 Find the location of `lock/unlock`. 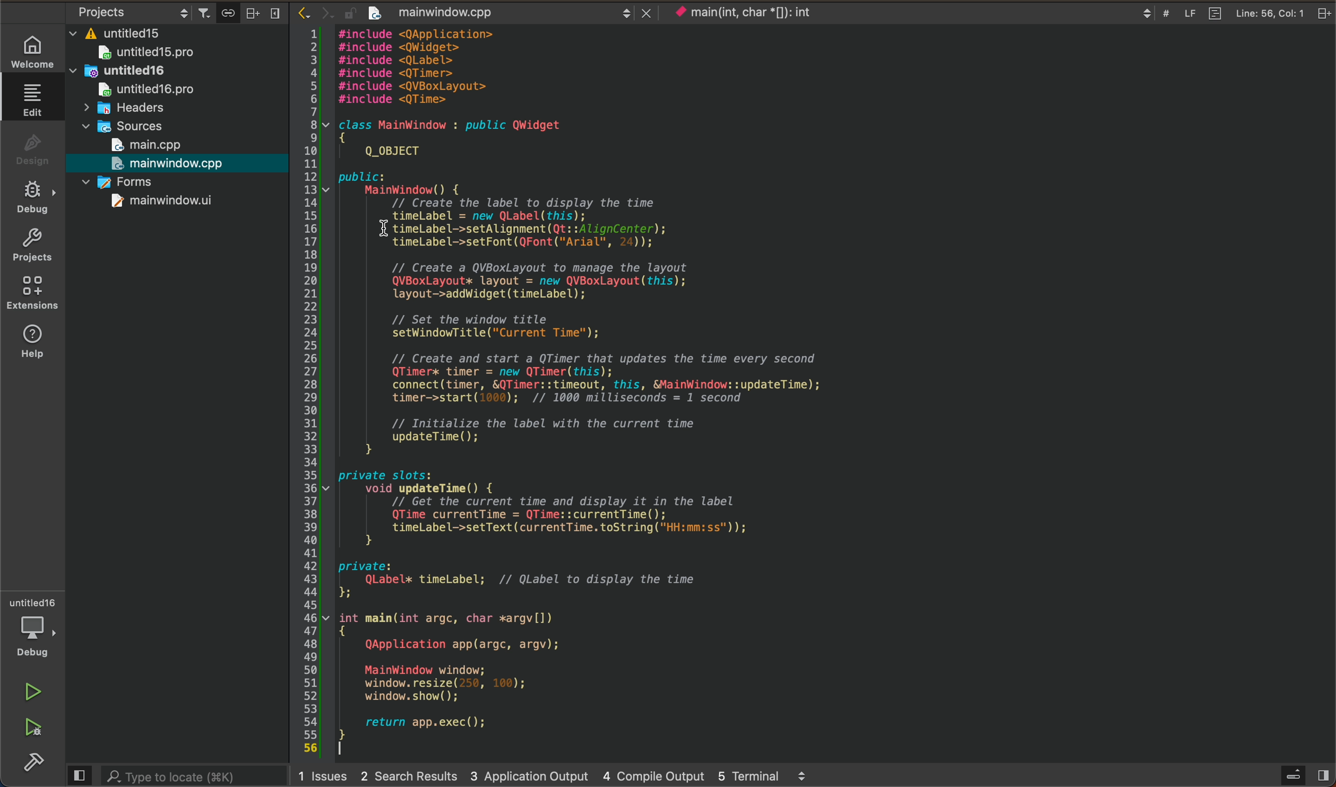

lock/unlock is located at coordinates (351, 13).